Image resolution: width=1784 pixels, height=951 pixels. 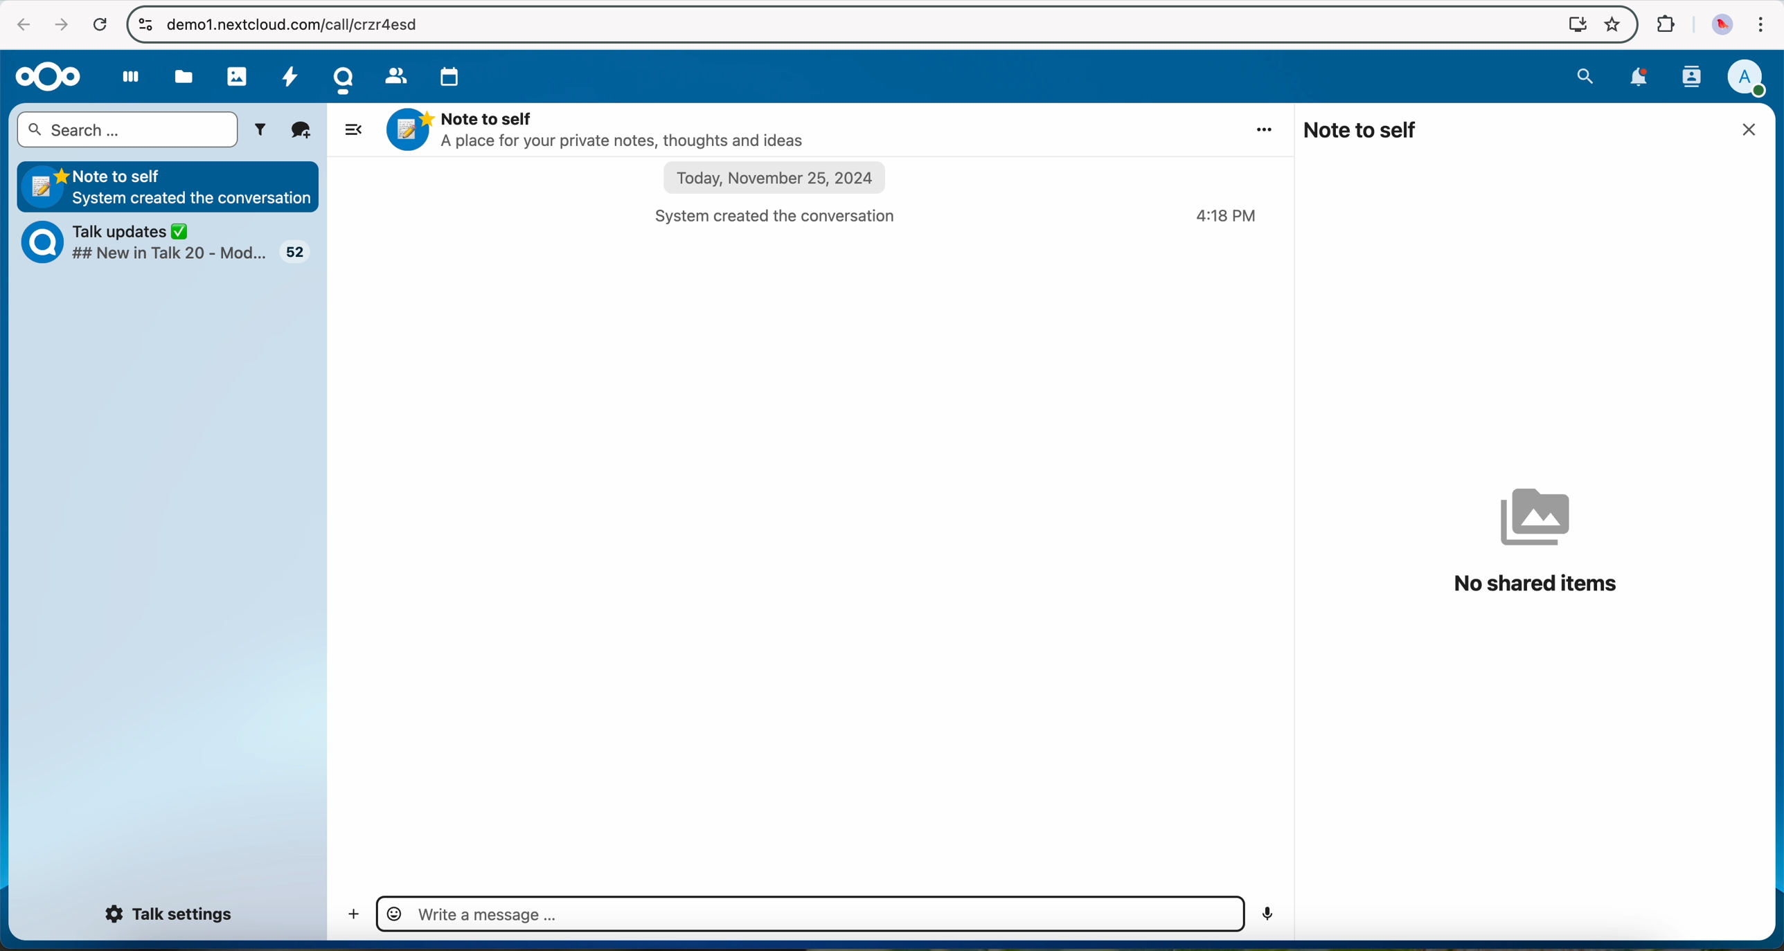 I want to click on refresh the page, so click(x=99, y=24).